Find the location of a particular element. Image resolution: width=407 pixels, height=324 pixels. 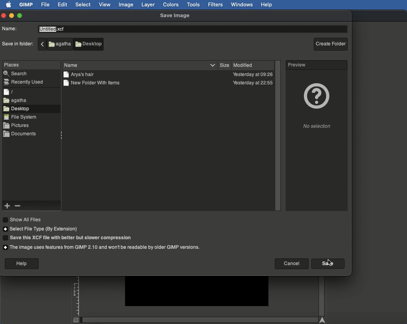

Windows is located at coordinates (242, 5).